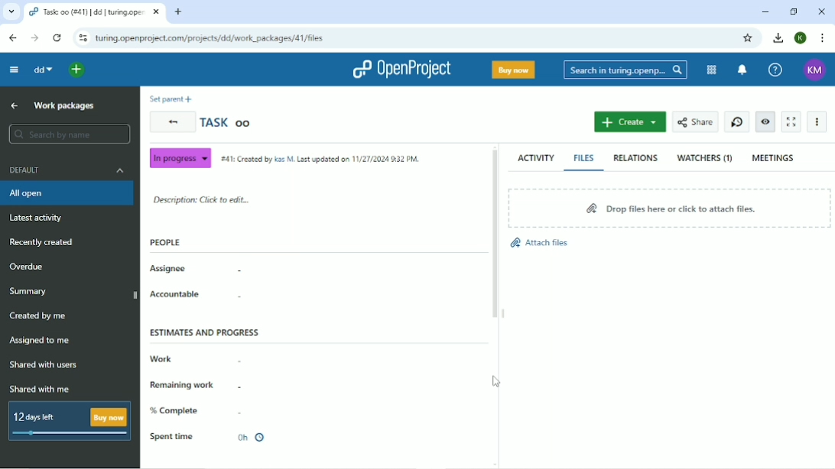  I want to click on Reload this page, so click(57, 38).